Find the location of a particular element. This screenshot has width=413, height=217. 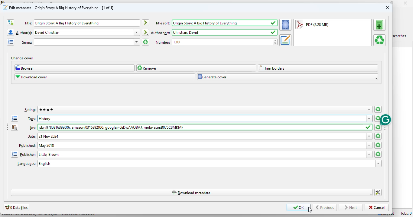

Previous is located at coordinates (325, 207).